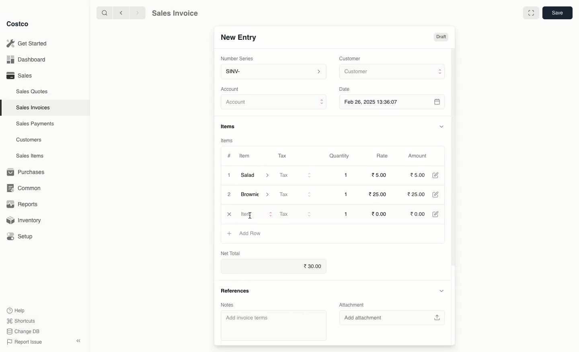  I want to click on 1, so click(345, 215).